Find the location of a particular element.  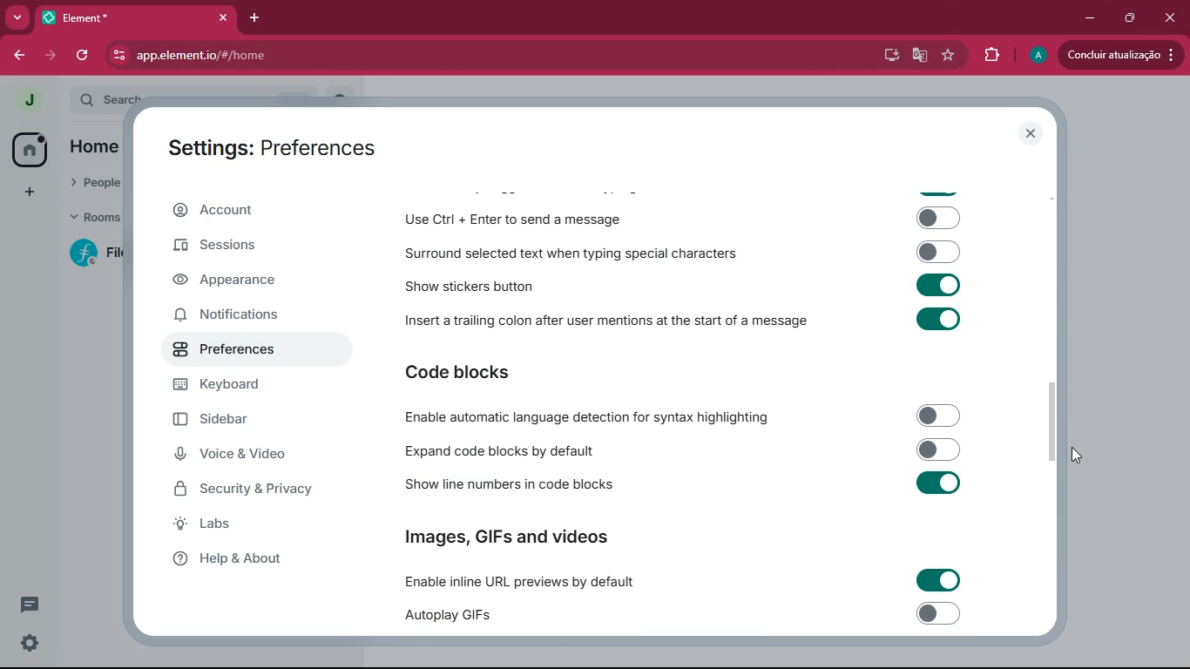

Enable automatic language detection for syntax highlighting is located at coordinates (677, 416).